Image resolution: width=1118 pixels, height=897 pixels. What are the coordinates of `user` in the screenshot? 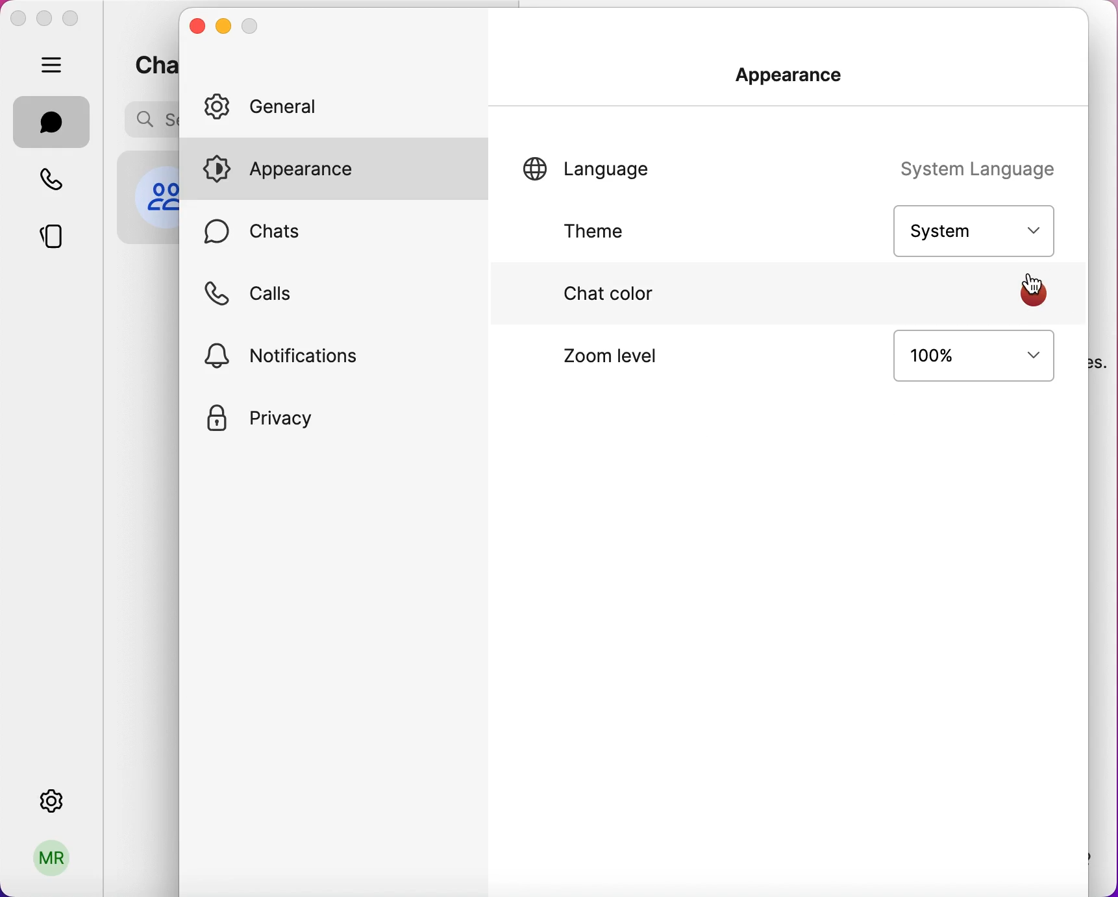 It's located at (53, 863).